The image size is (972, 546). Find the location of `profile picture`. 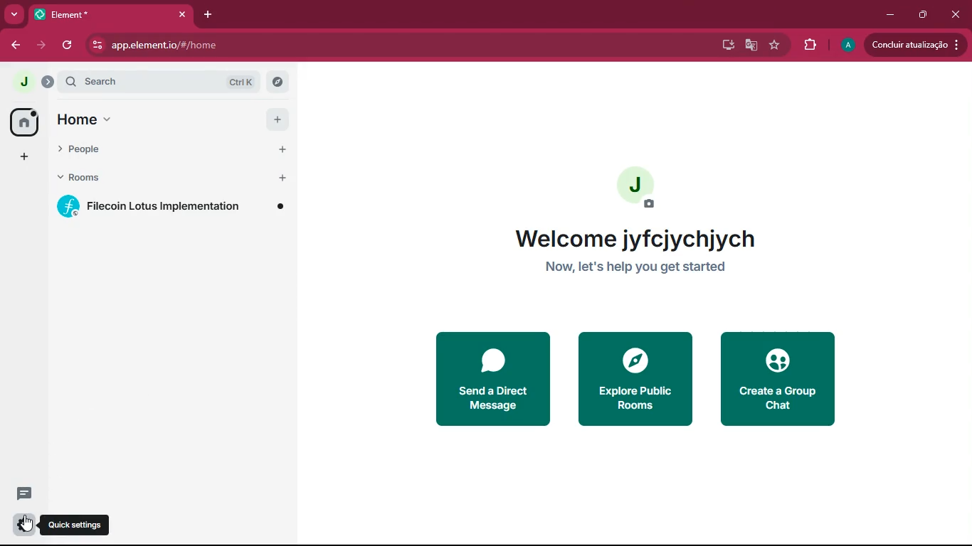

profile picture is located at coordinates (645, 188).